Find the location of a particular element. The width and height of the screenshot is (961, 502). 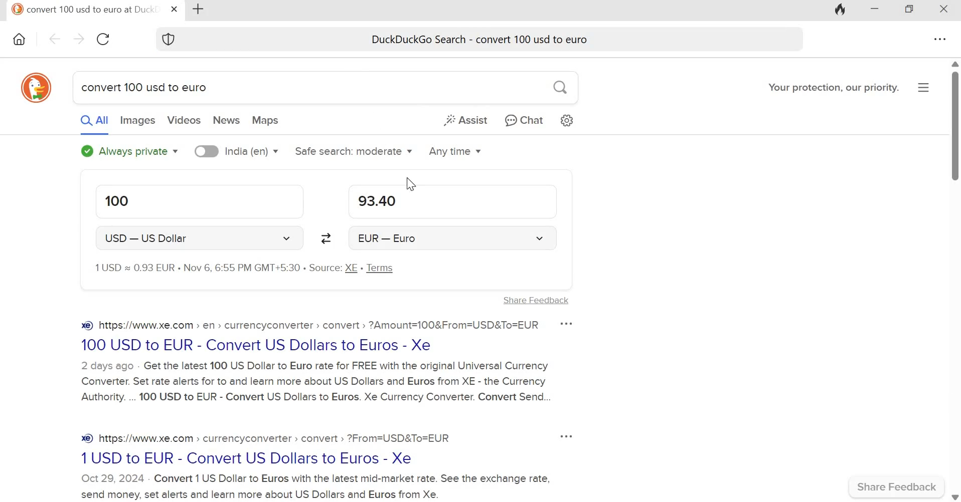

Fire icon is located at coordinates (839, 11).